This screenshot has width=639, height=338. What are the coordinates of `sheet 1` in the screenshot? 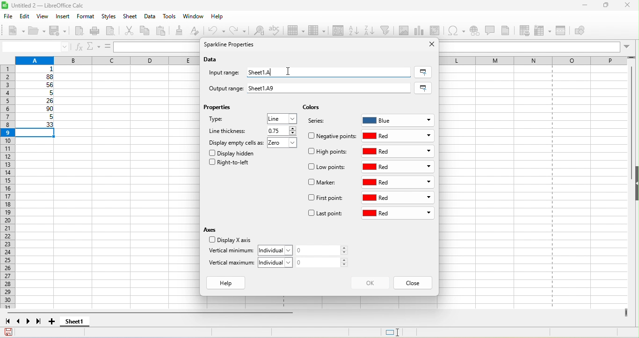 It's located at (82, 323).